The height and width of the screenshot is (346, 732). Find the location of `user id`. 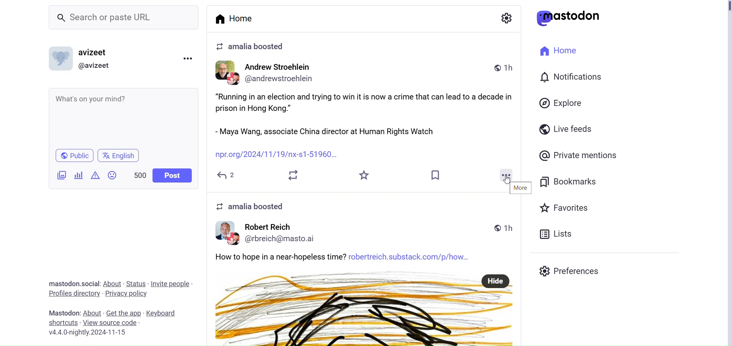

user id is located at coordinates (284, 80).